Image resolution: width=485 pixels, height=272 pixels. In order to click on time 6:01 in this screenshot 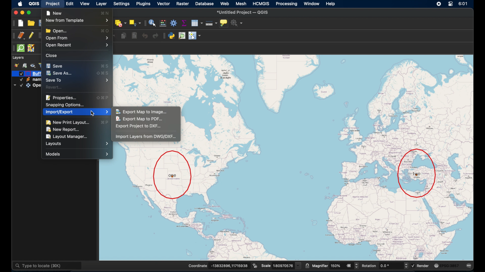, I will do `click(463, 4)`.